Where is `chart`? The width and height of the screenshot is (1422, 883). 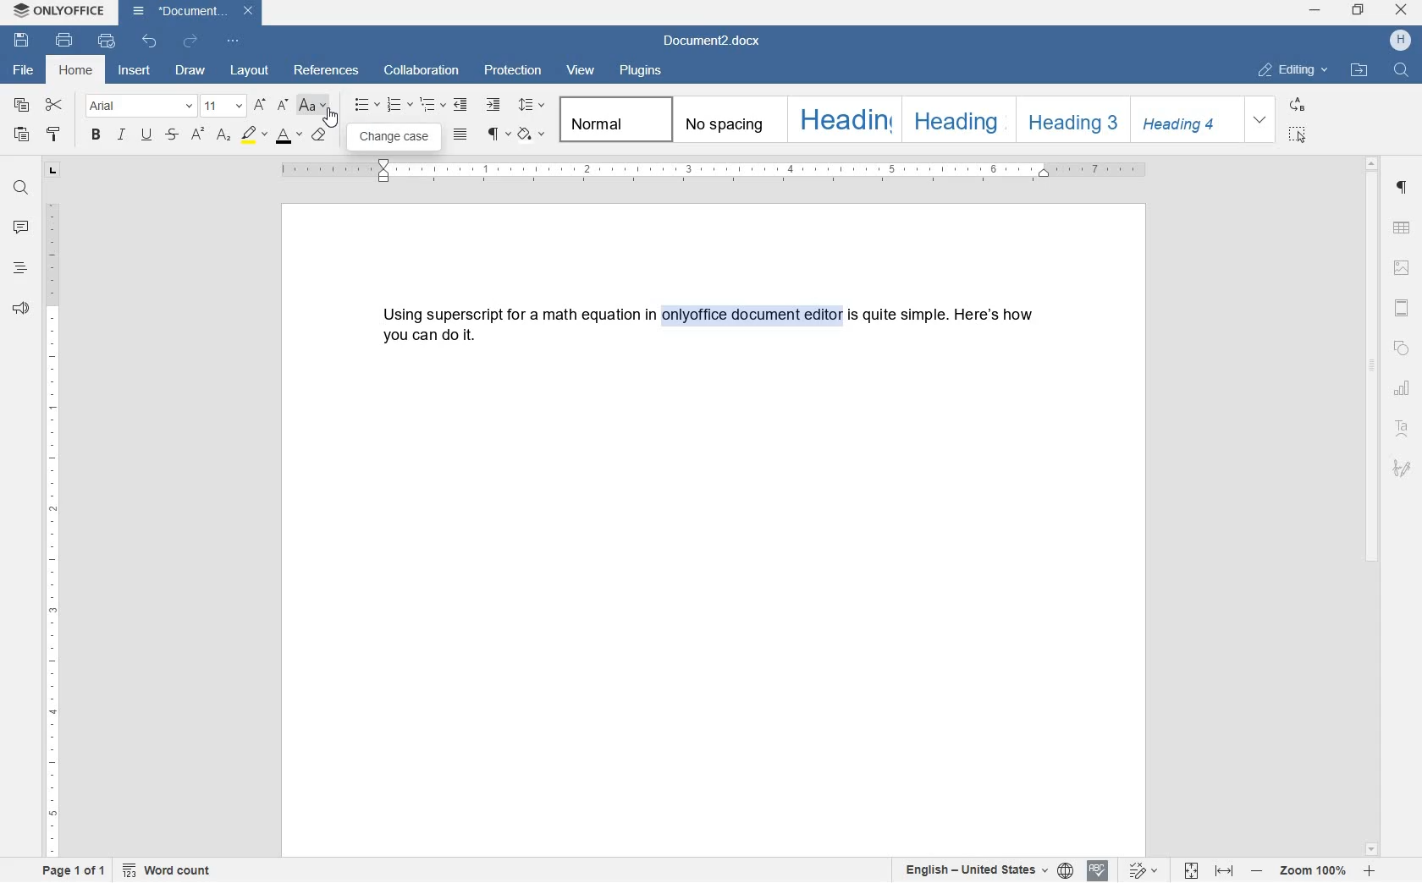
chart is located at coordinates (1403, 388).